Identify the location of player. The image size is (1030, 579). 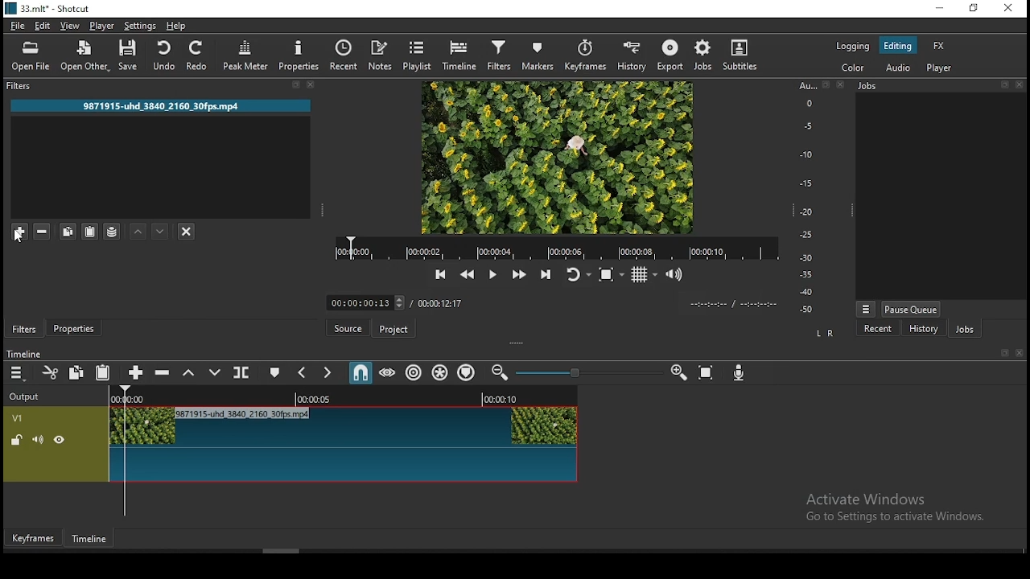
(937, 68).